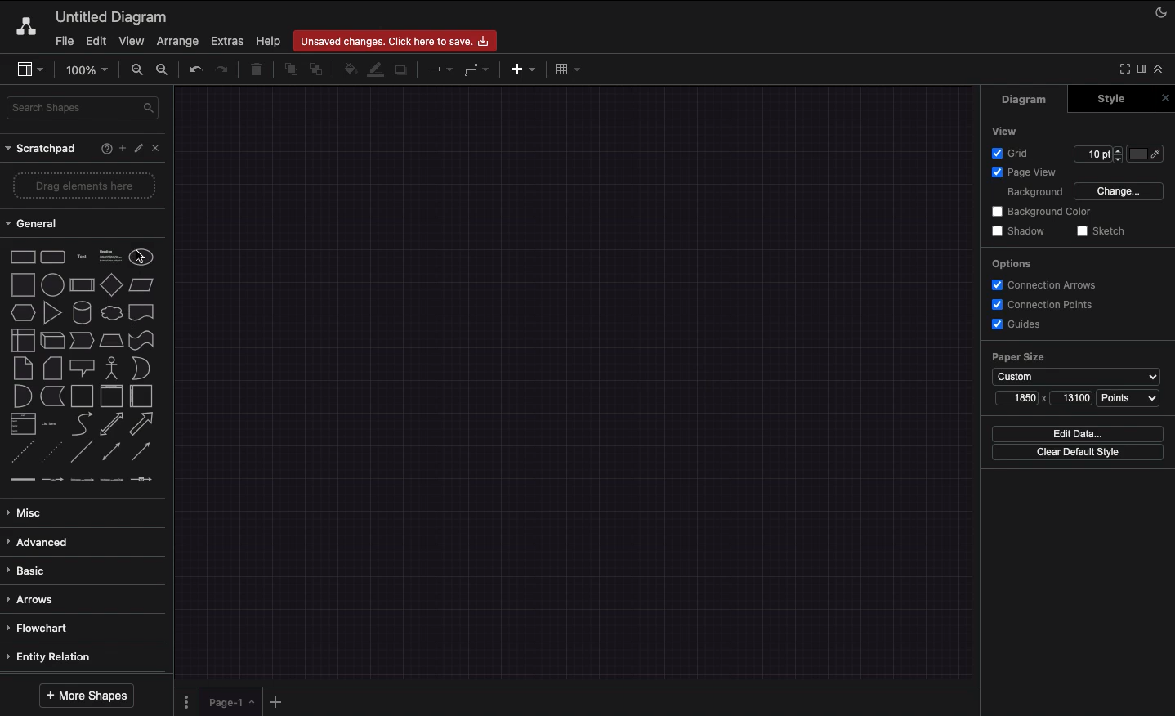 The width and height of the screenshot is (1175, 716). I want to click on Insert, so click(519, 68).